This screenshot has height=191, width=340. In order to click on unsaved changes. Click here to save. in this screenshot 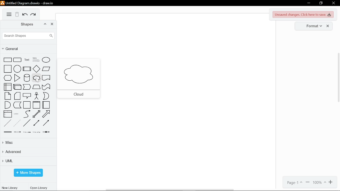, I will do `click(303, 15)`.